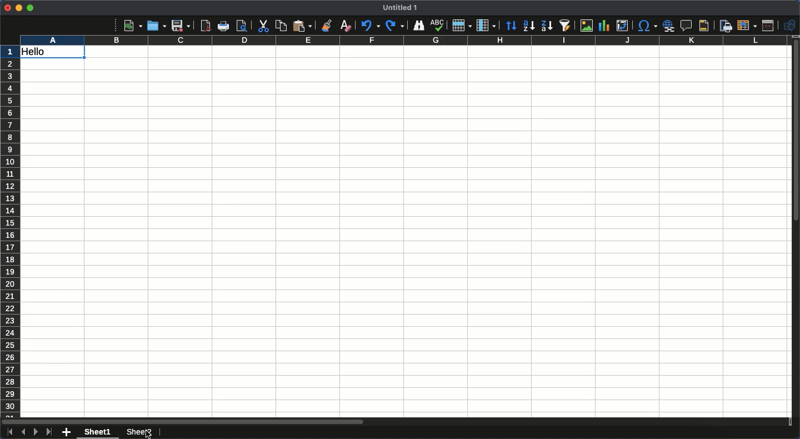 The image size is (800, 439). Describe the element at coordinates (402, 7) in the screenshot. I see `Name` at that location.